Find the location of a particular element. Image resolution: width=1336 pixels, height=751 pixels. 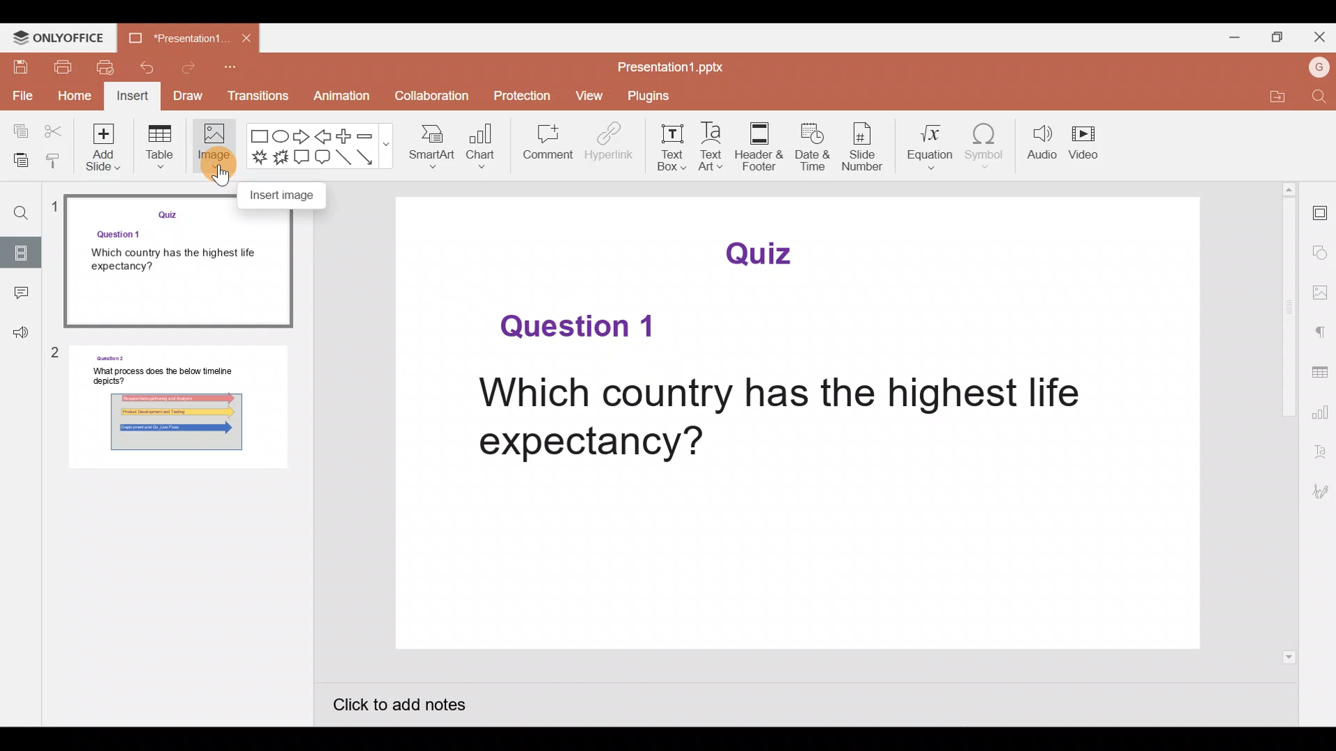

Table is located at coordinates (159, 152).